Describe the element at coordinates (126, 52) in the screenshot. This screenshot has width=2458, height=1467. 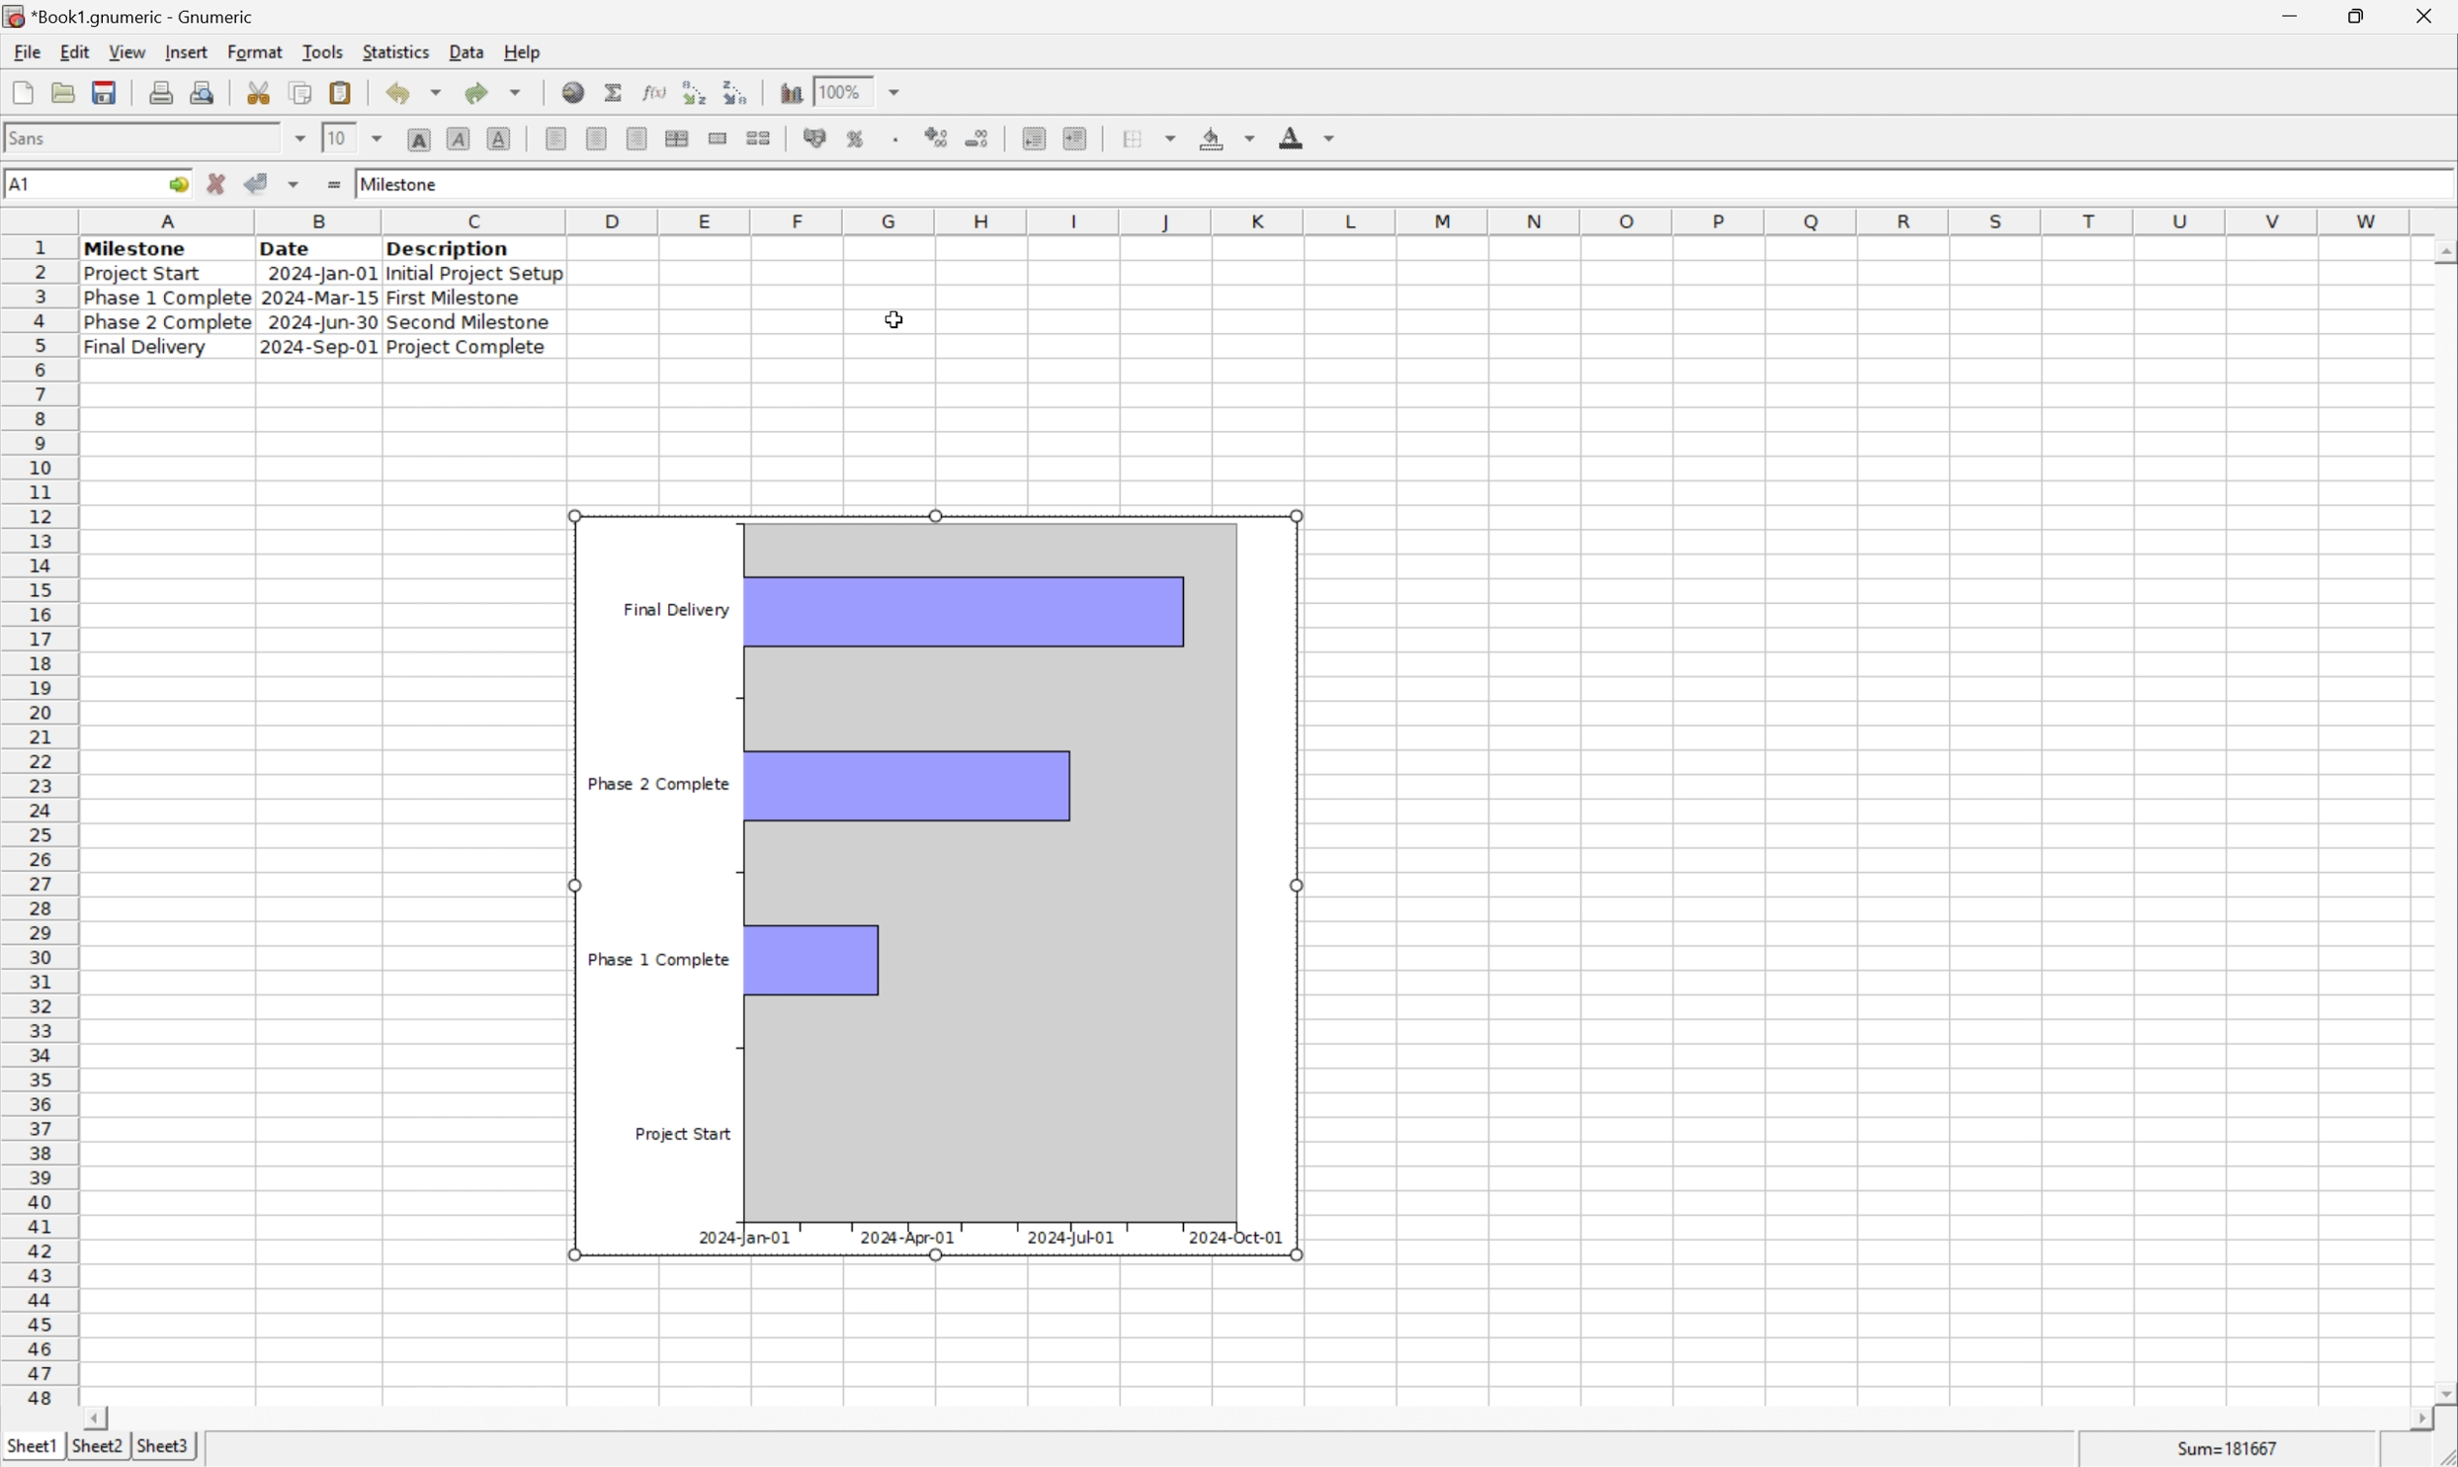
I see `view` at that location.